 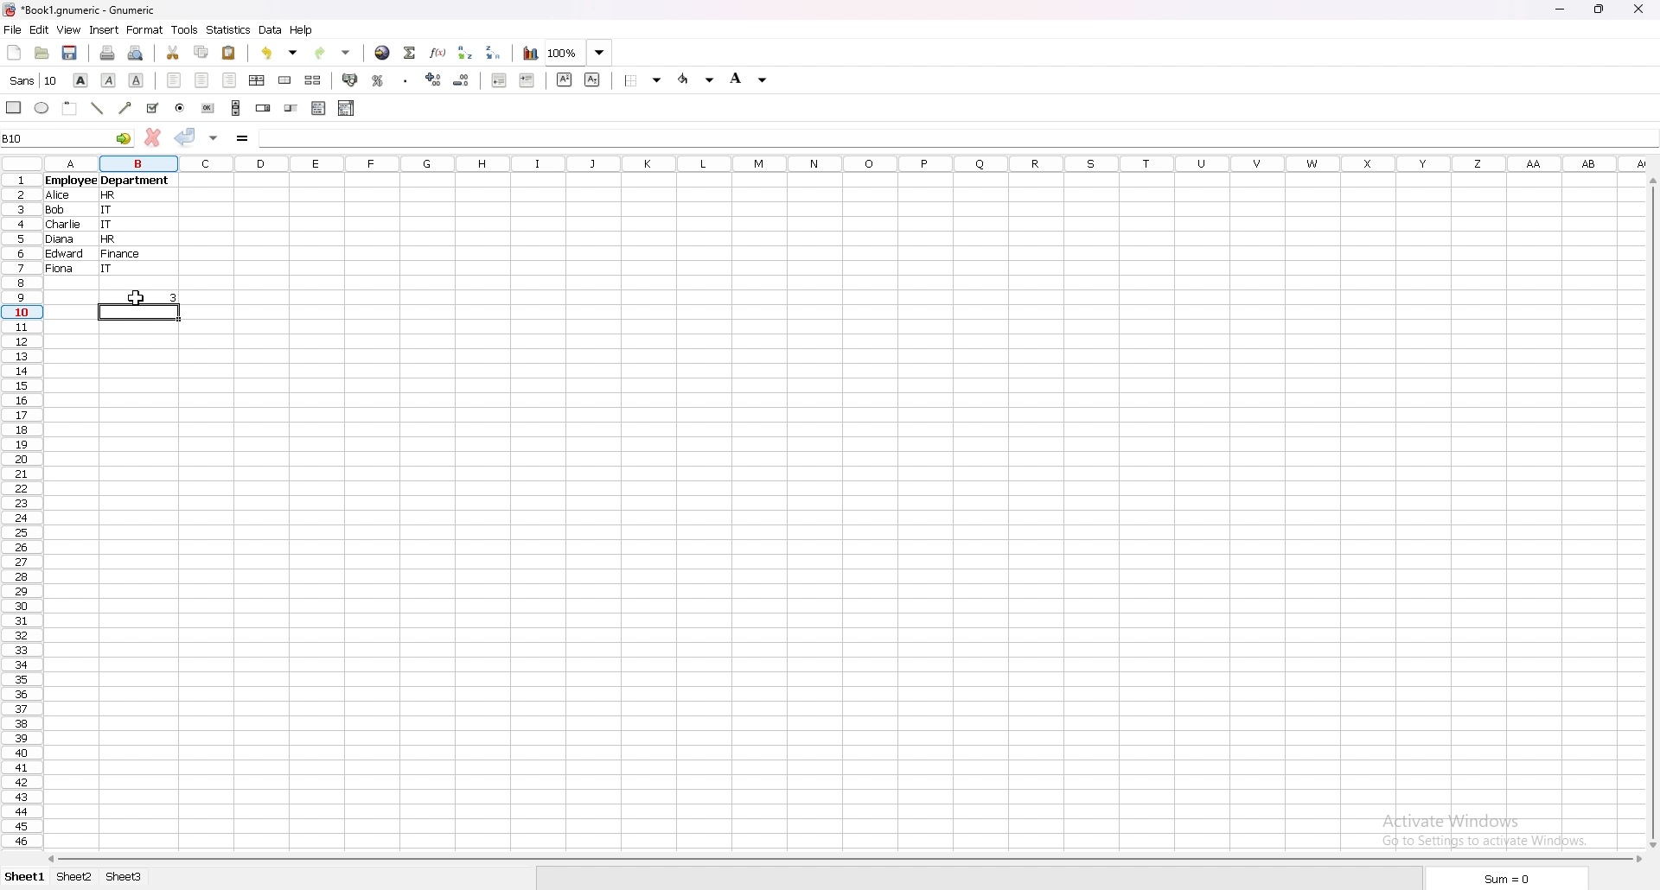 What do you see at coordinates (111, 270) in the screenshot?
I see `IT` at bounding box center [111, 270].